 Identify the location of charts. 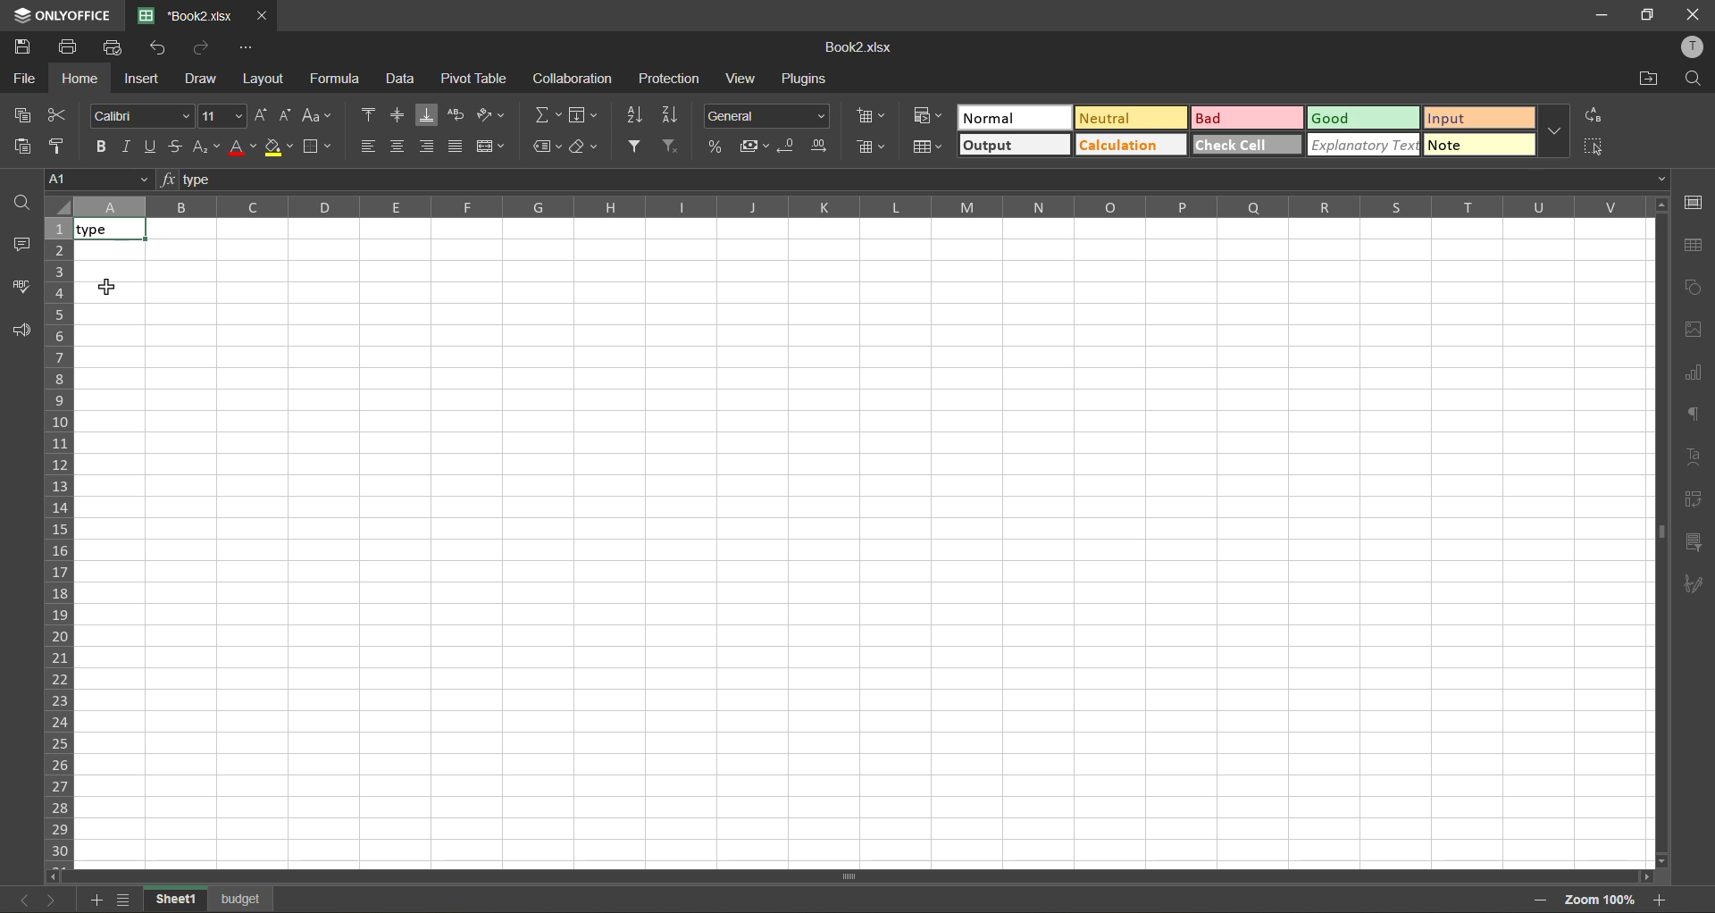
(1698, 373).